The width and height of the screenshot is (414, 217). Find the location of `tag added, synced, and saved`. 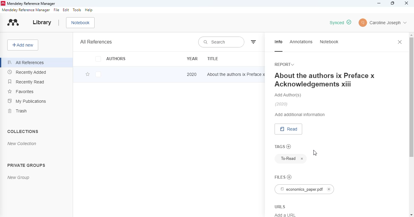

tag added, synced, and saved is located at coordinates (340, 23).